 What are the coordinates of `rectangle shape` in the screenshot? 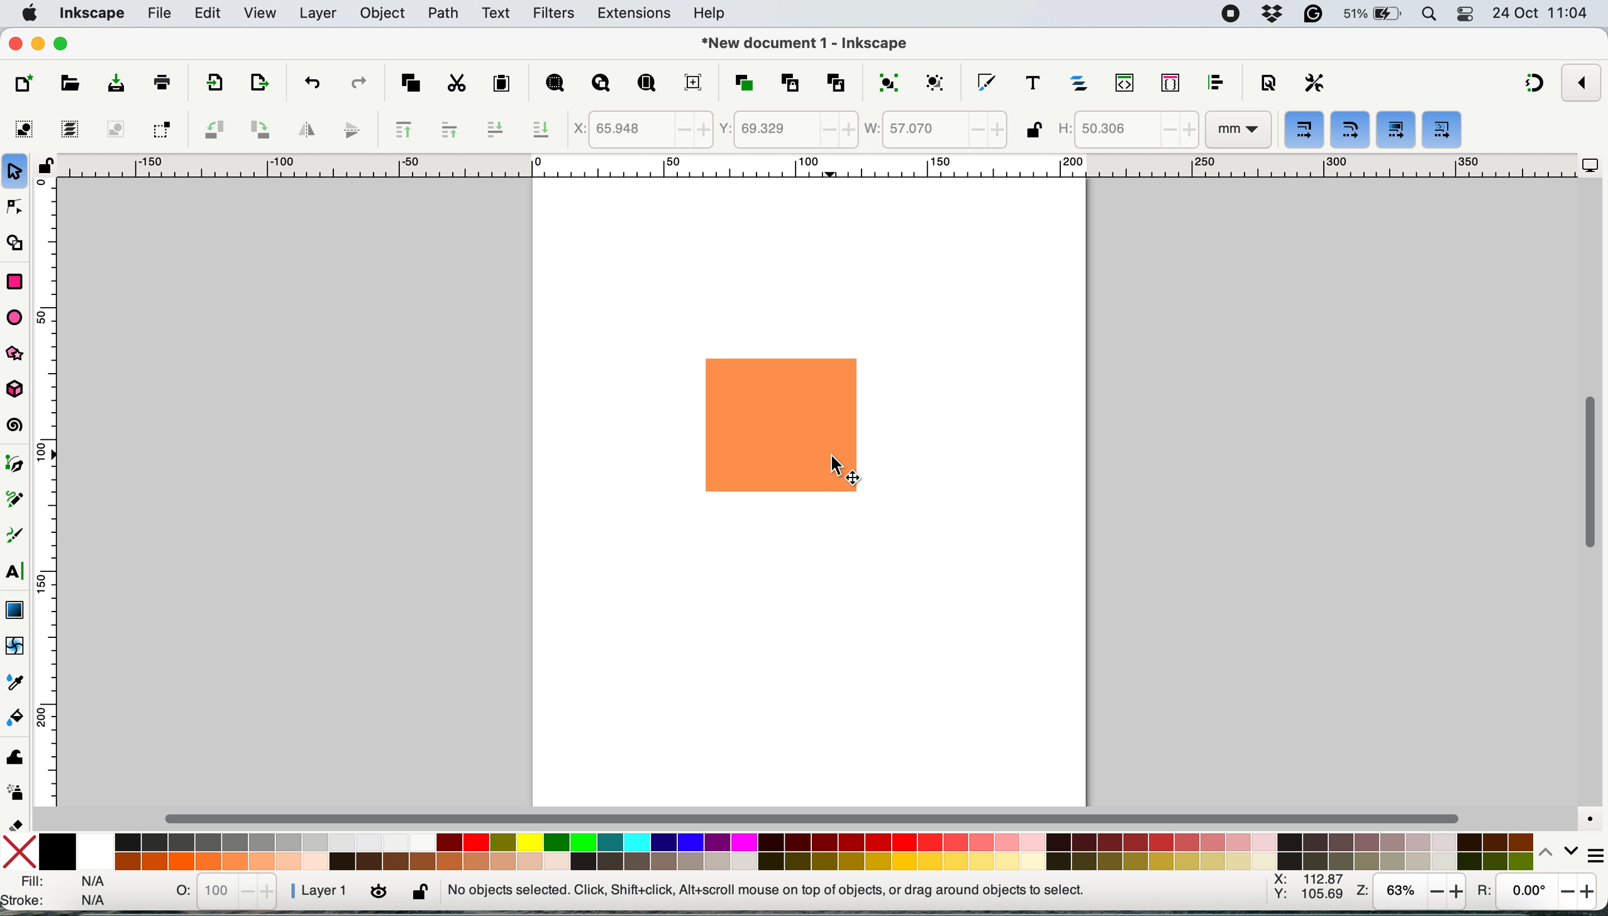 It's located at (780, 425).